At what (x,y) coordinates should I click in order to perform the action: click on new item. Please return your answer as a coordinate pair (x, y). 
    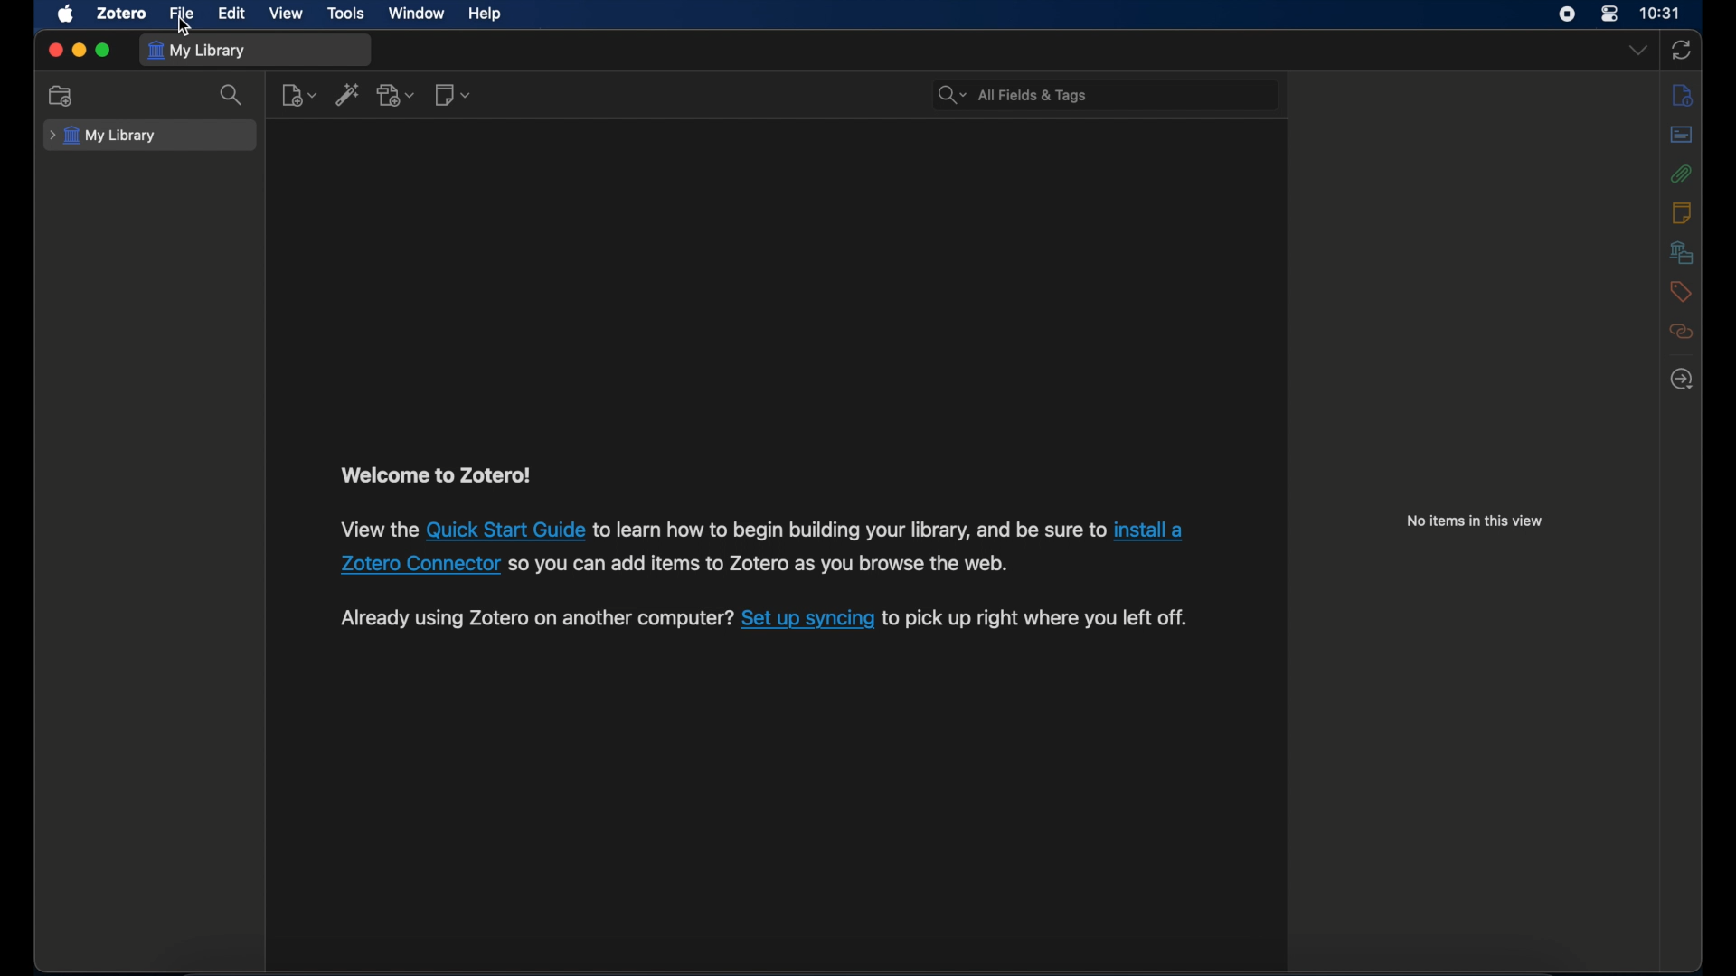
    Looking at the image, I should click on (299, 94).